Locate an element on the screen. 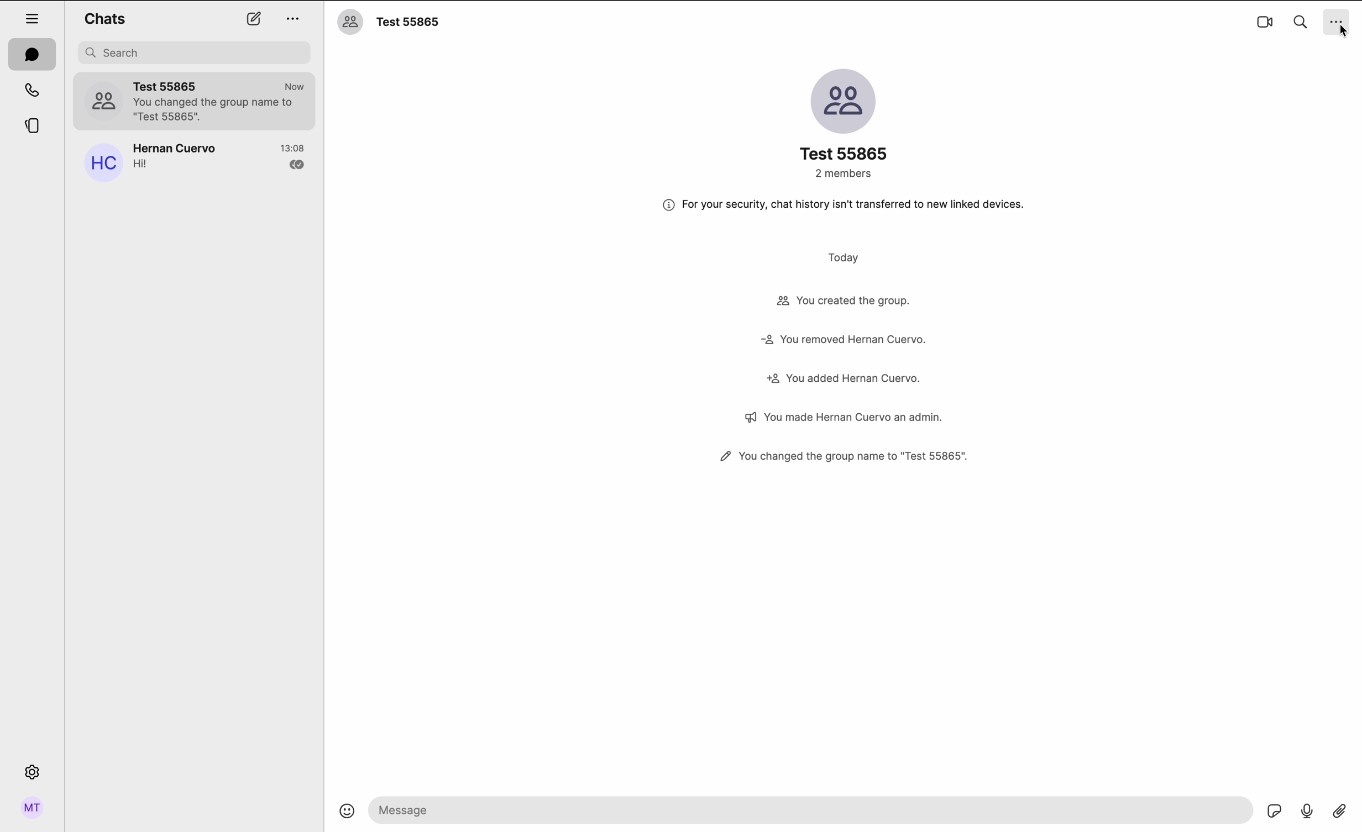 The image size is (1362, 832). hide tabs is located at coordinates (32, 17).